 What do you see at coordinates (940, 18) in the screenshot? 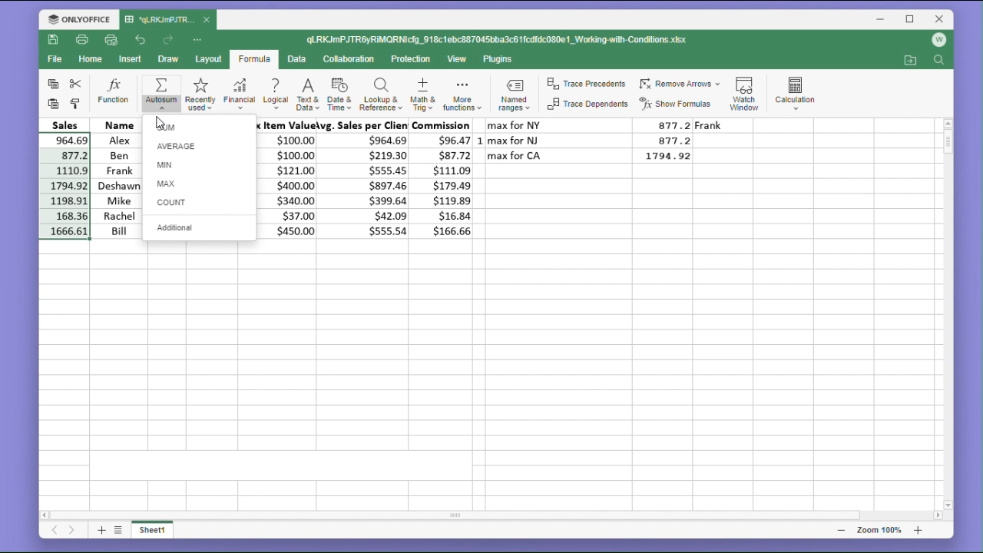
I see `close` at bounding box center [940, 18].